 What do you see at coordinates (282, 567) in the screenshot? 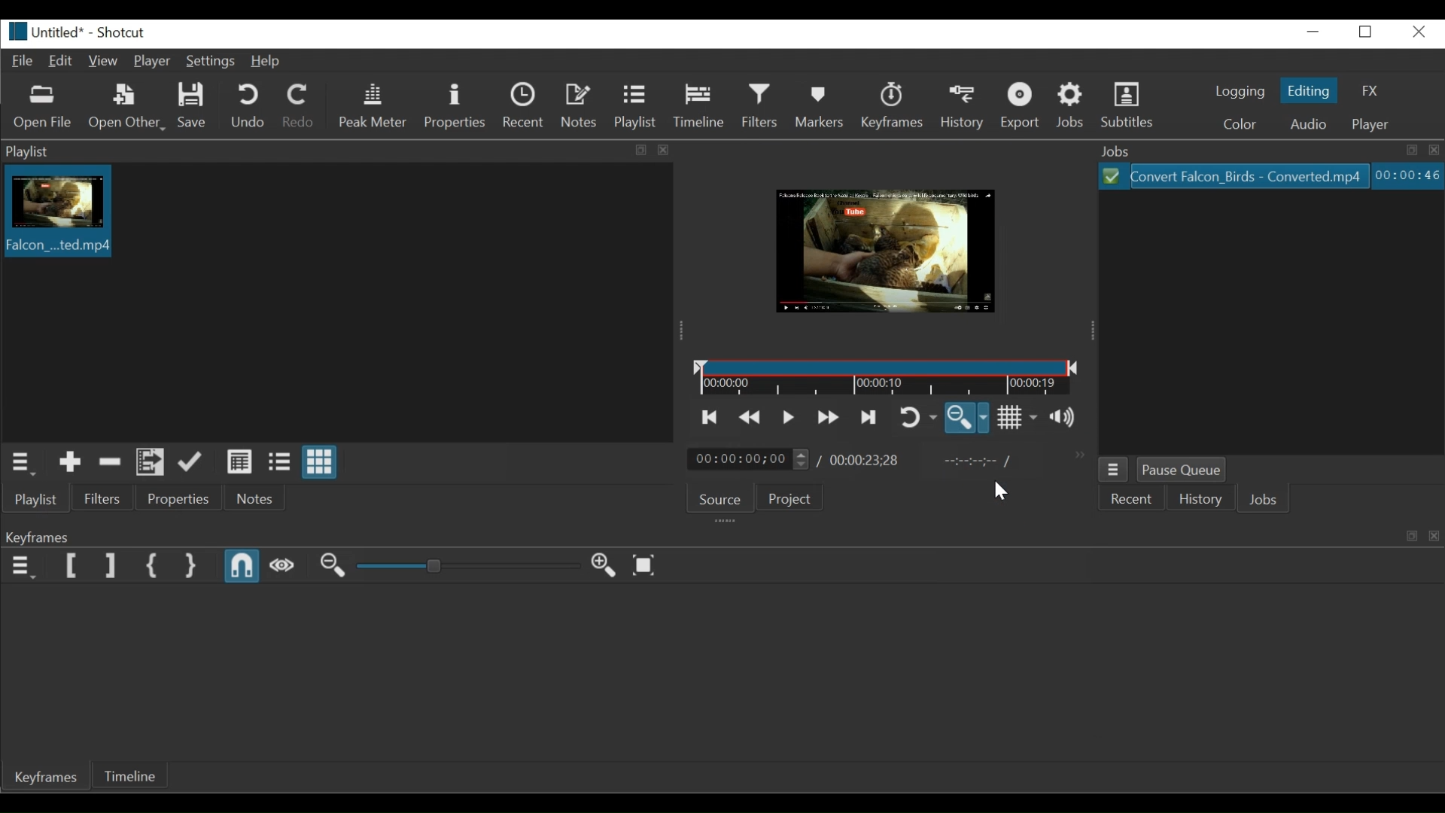
I see `Scrub while dragging` at bounding box center [282, 567].